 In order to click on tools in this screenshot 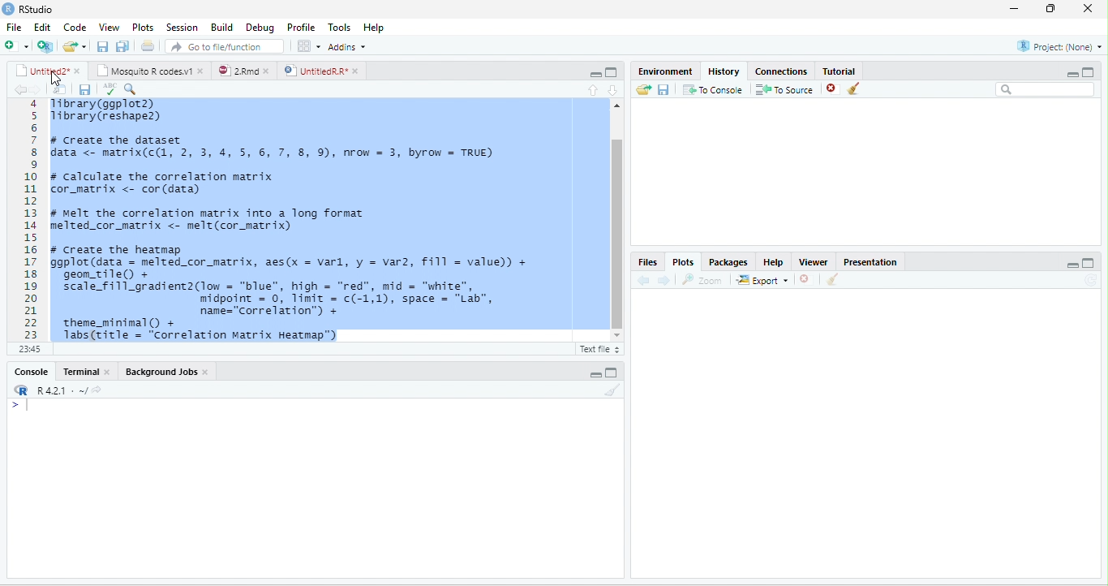, I will do `click(339, 25)`.